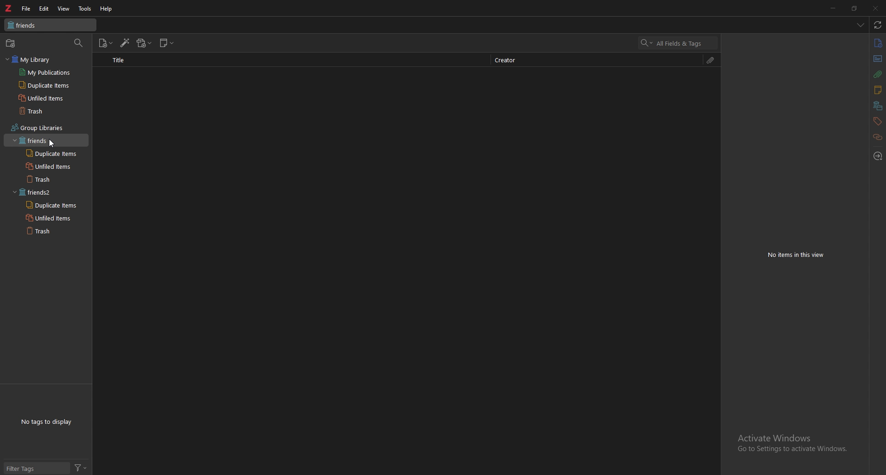  Describe the element at coordinates (48, 422) in the screenshot. I see `No tags to display` at that location.